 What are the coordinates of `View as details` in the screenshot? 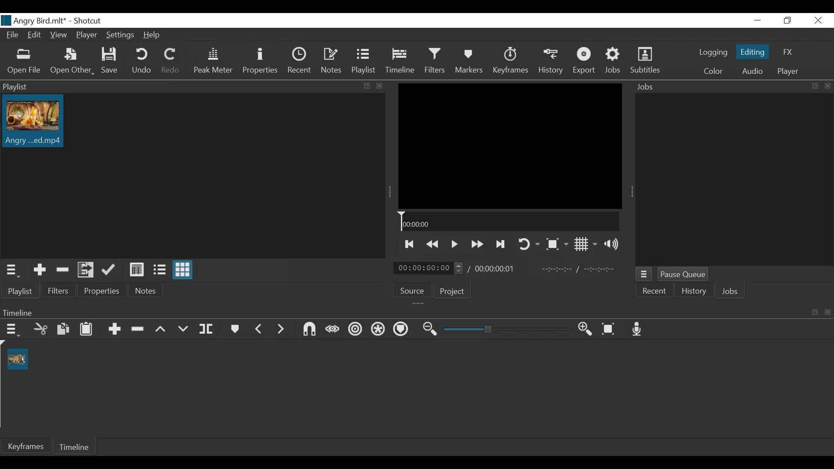 It's located at (136, 270).